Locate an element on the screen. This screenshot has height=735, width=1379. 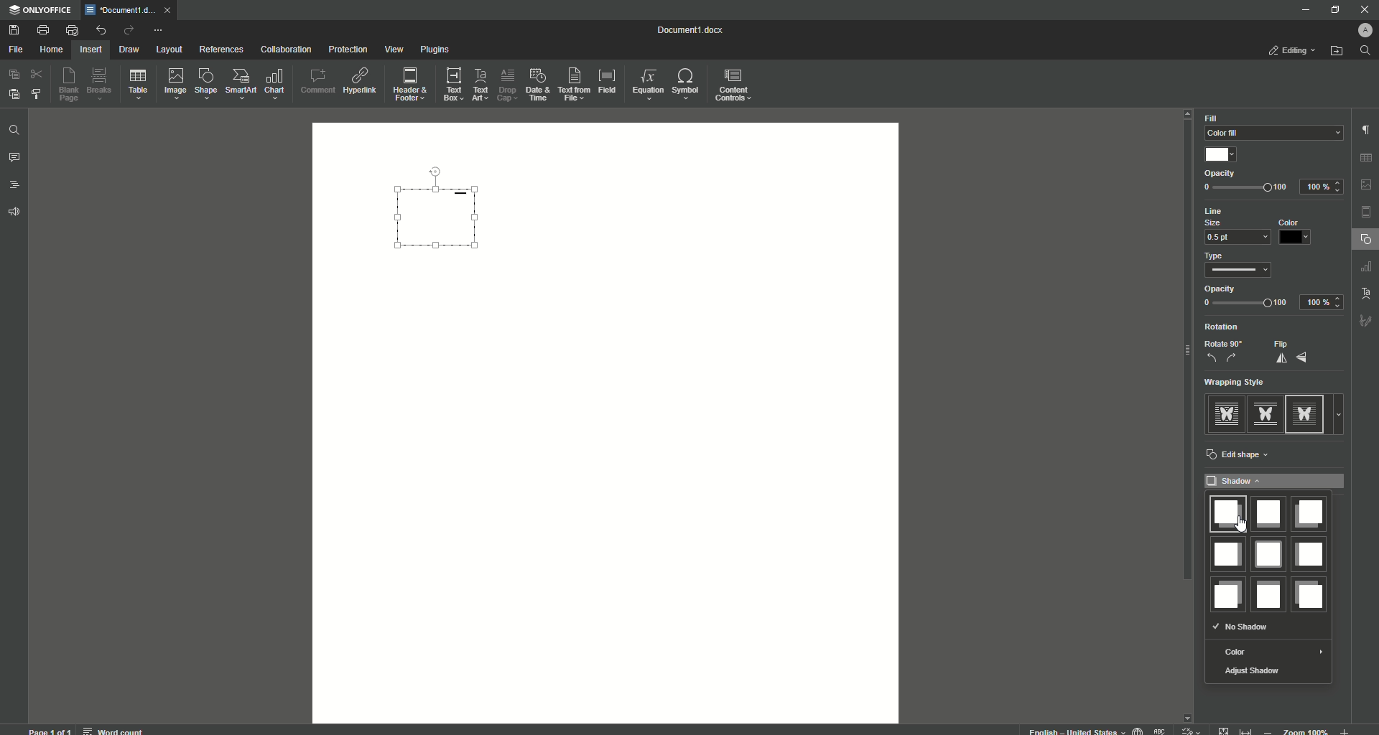
Text Art is located at coordinates (478, 86).